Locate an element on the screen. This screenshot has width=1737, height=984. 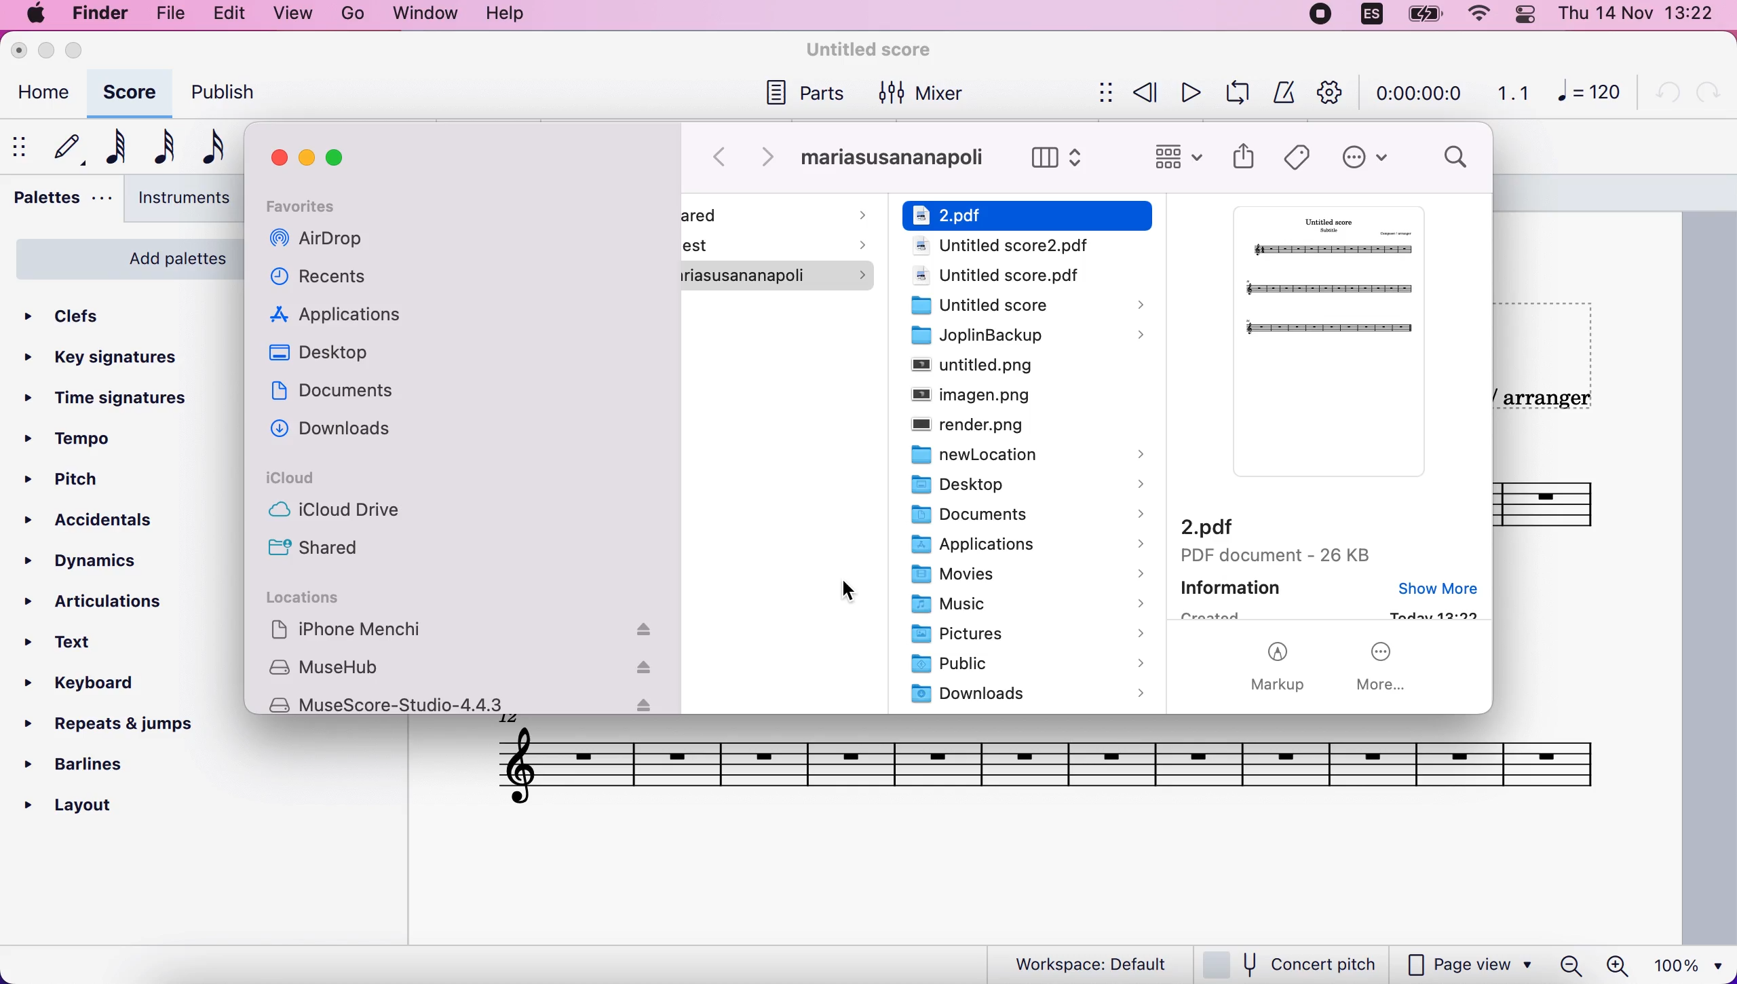
shared is located at coordinates (322, 546).